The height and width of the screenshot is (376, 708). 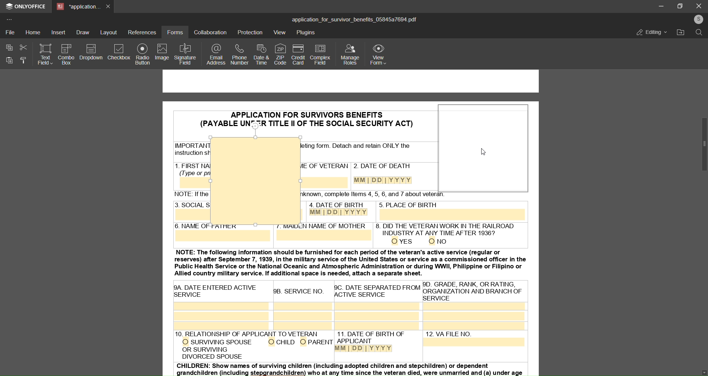 I want to click on references, so click(x=142, y=32).